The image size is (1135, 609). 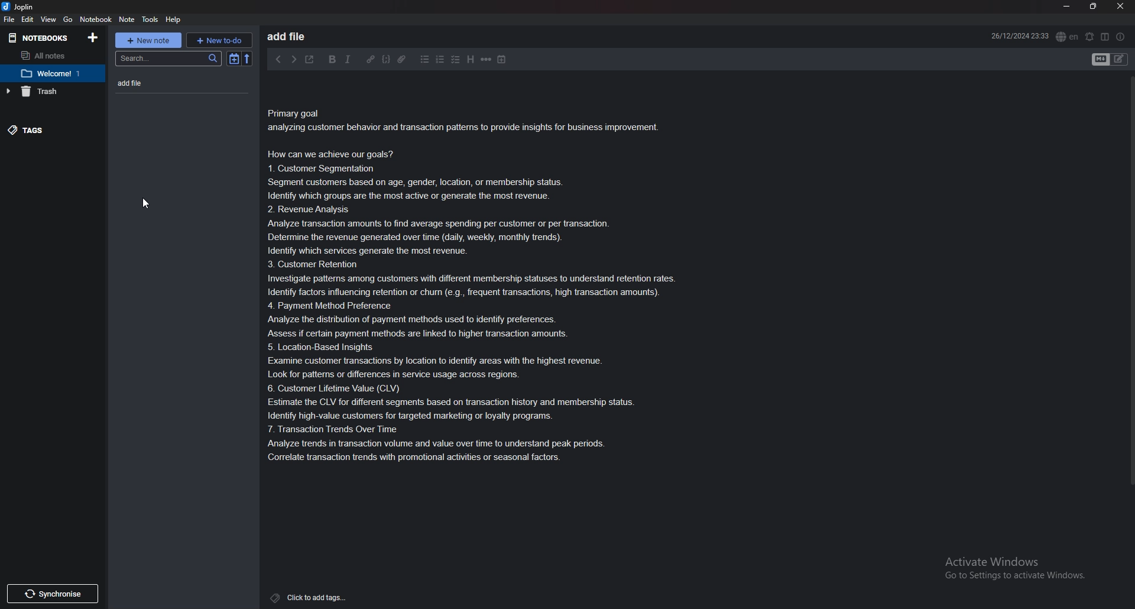 I want to click on New note, so click(x=150, y=40).